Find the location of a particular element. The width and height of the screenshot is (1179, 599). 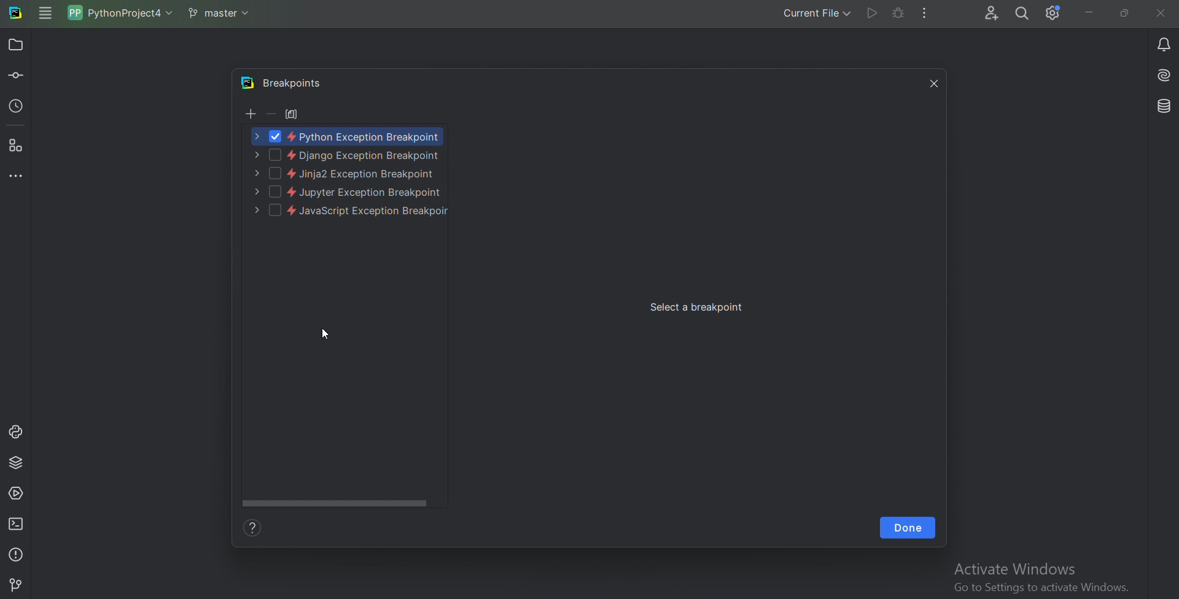

Debug is located at coordinates (897, 14).